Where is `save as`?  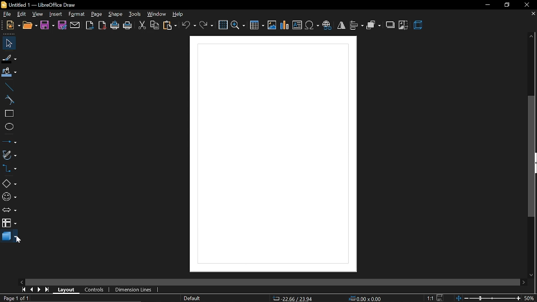 save as is located at coordinates (63, 26).